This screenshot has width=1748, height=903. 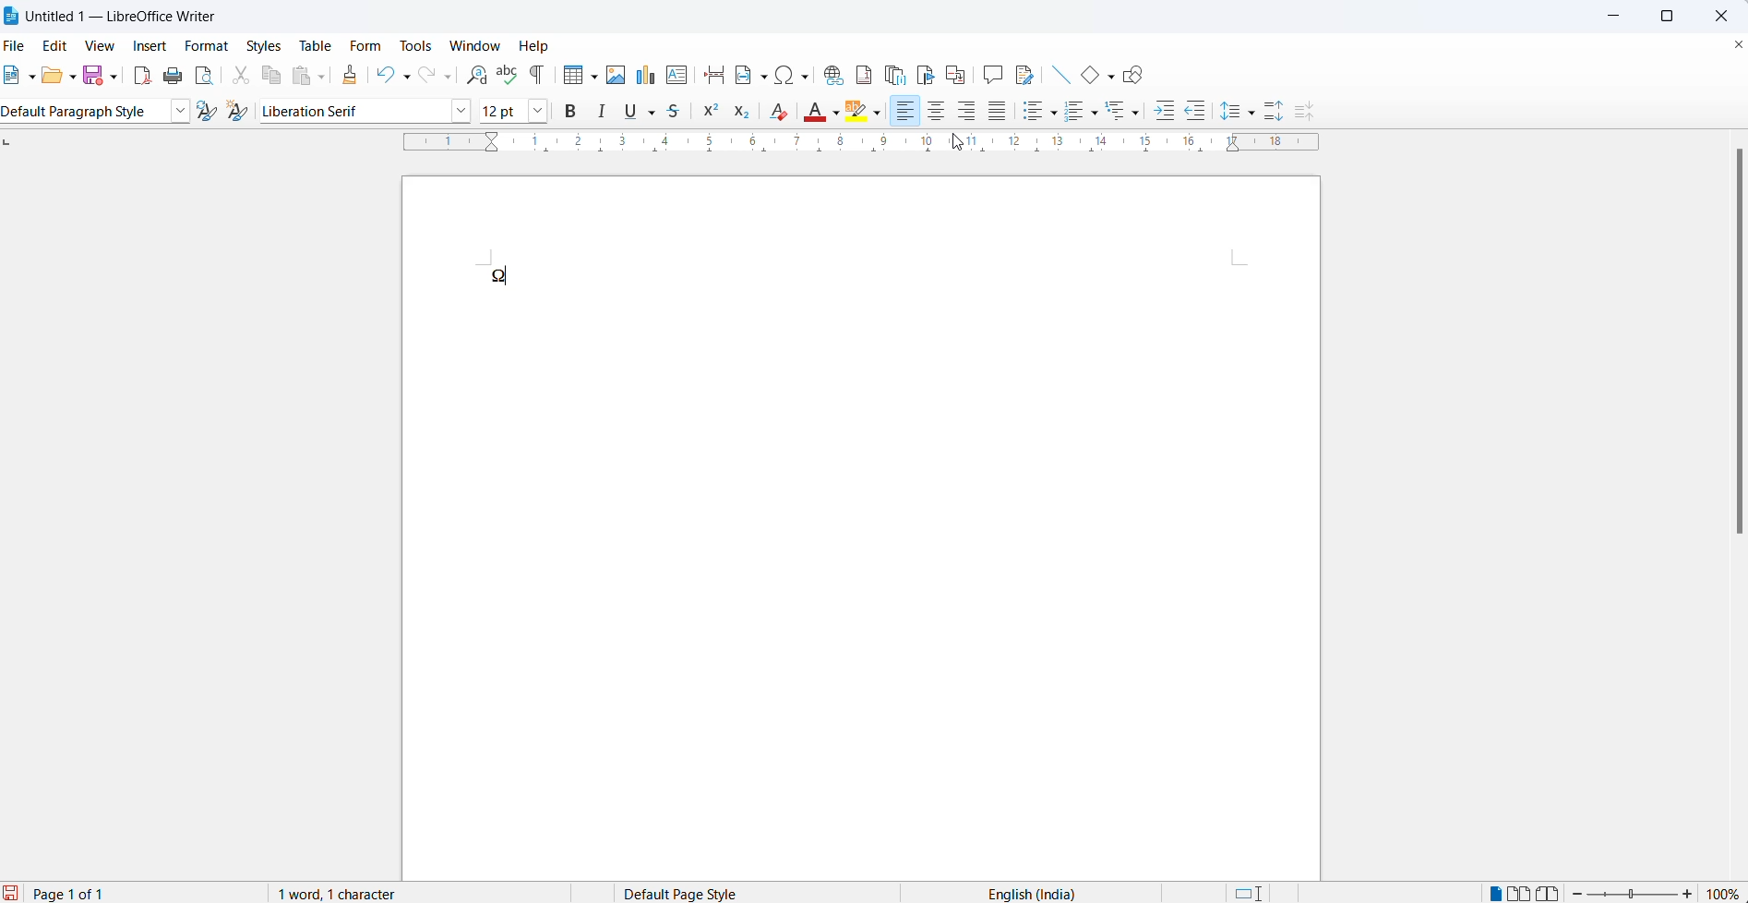 I want to click on toggle formatting marks, so click(x=536, y=76).